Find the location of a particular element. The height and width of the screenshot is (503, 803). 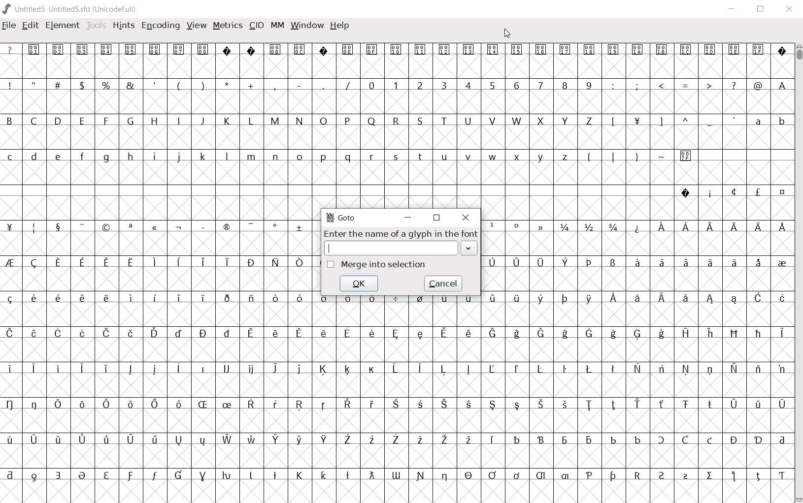

Symbol is located at coordinates (178, 440).